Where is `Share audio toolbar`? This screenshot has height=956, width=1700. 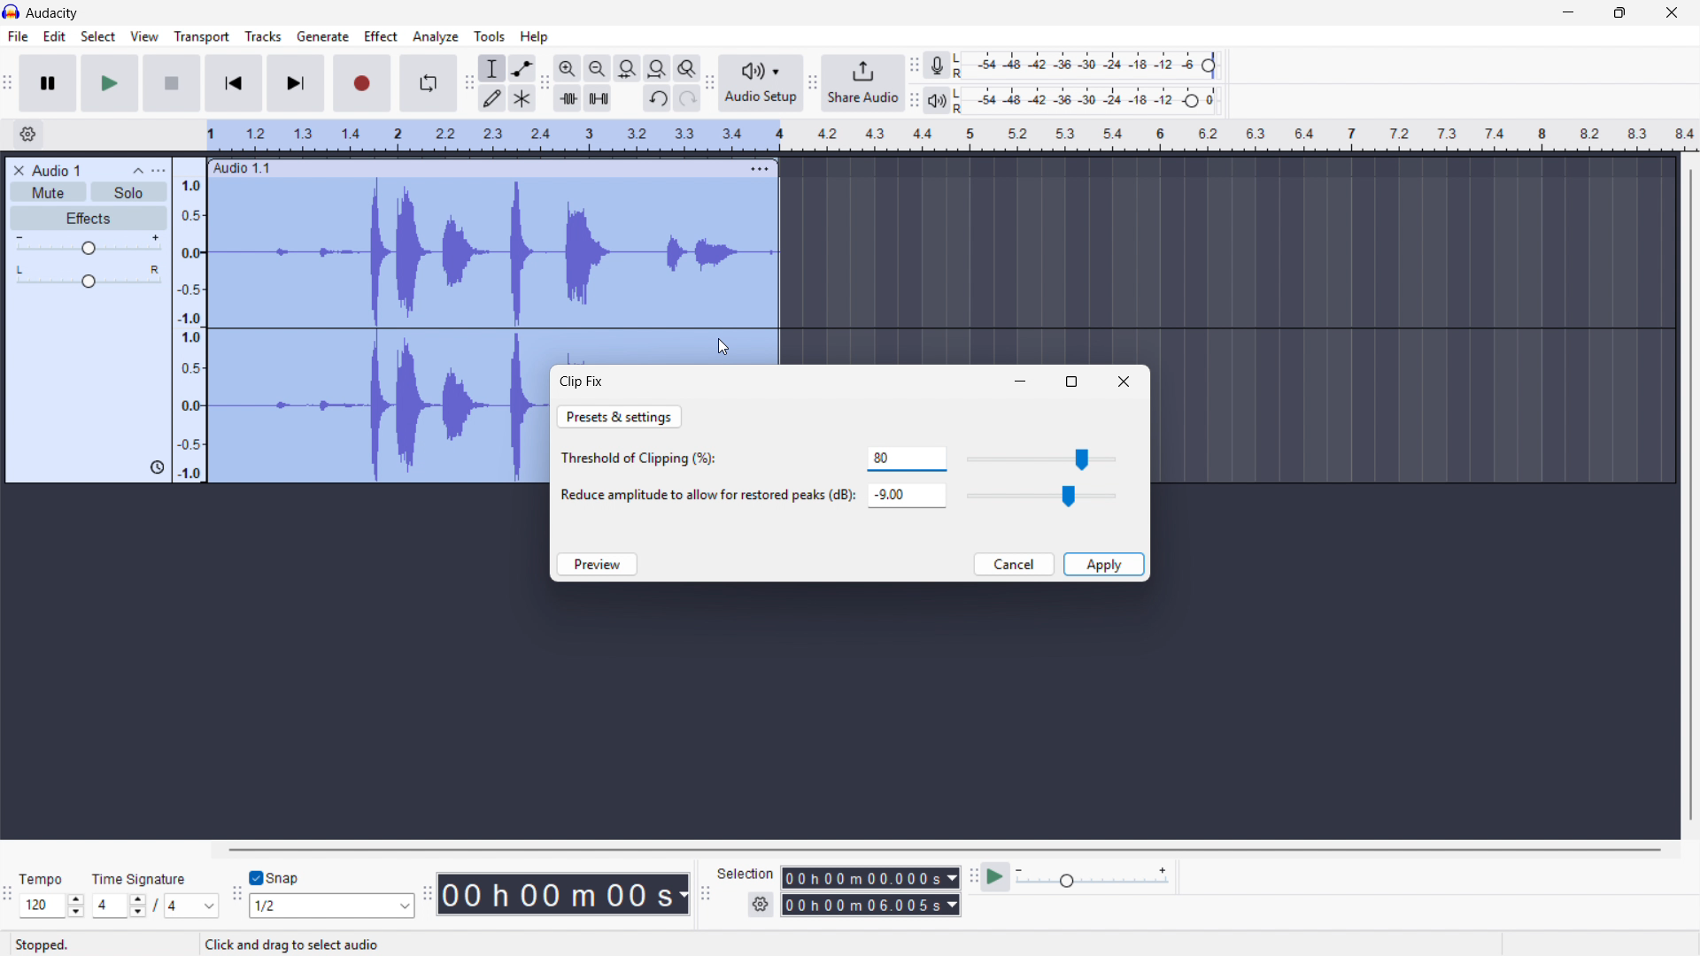 Share audio toolbar is located at coordinates (813, 83).